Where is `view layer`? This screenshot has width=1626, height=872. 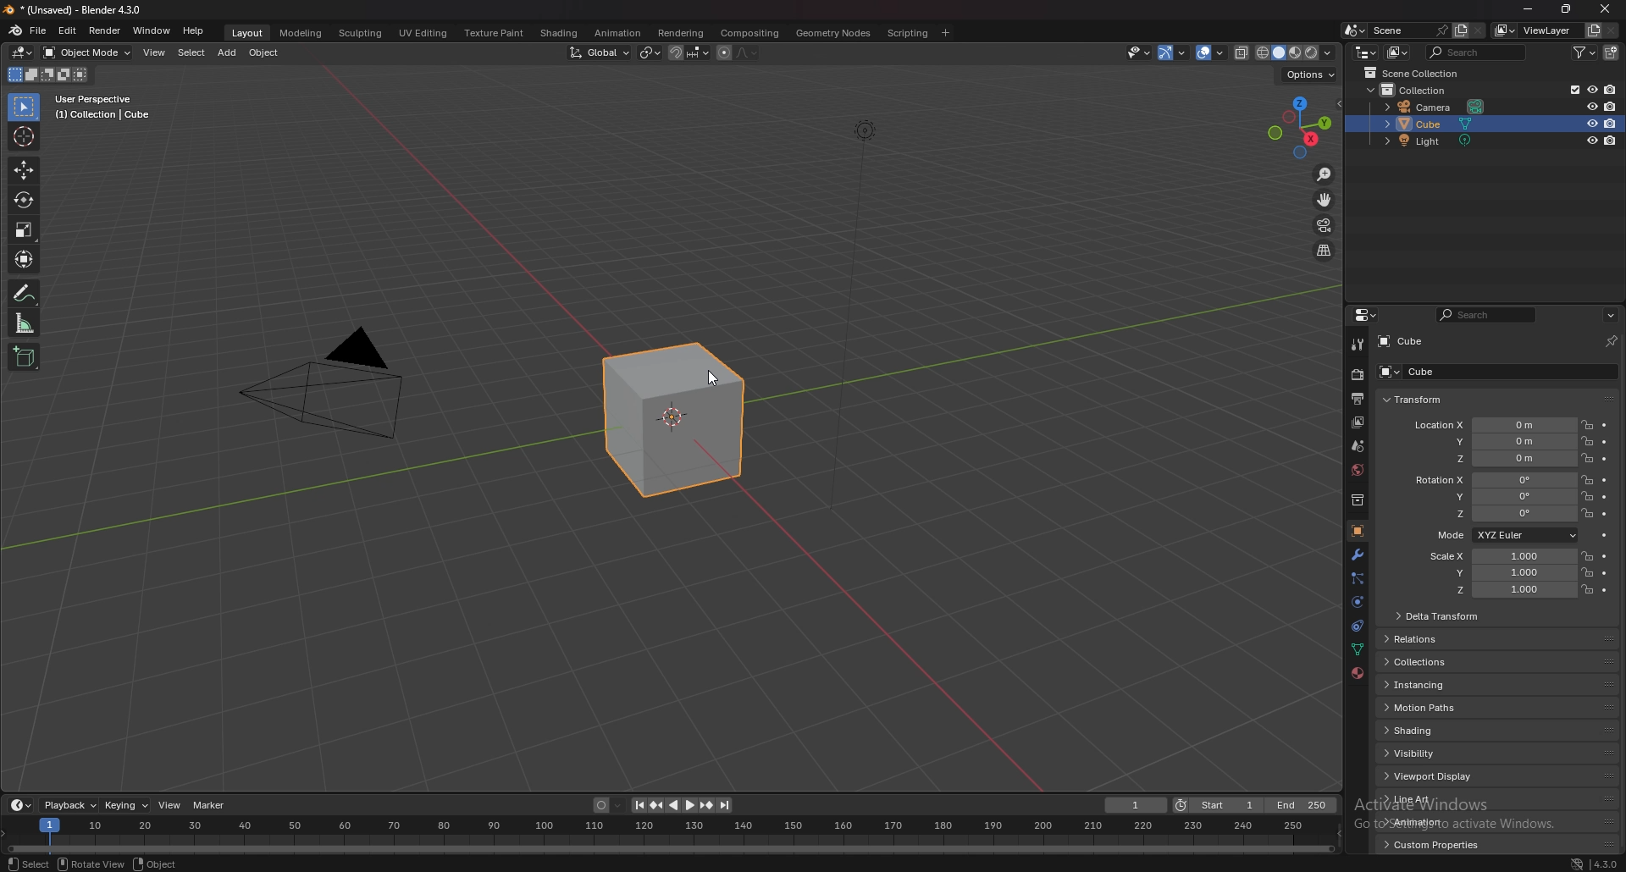 view layer is located at coordinates (1356, 422).